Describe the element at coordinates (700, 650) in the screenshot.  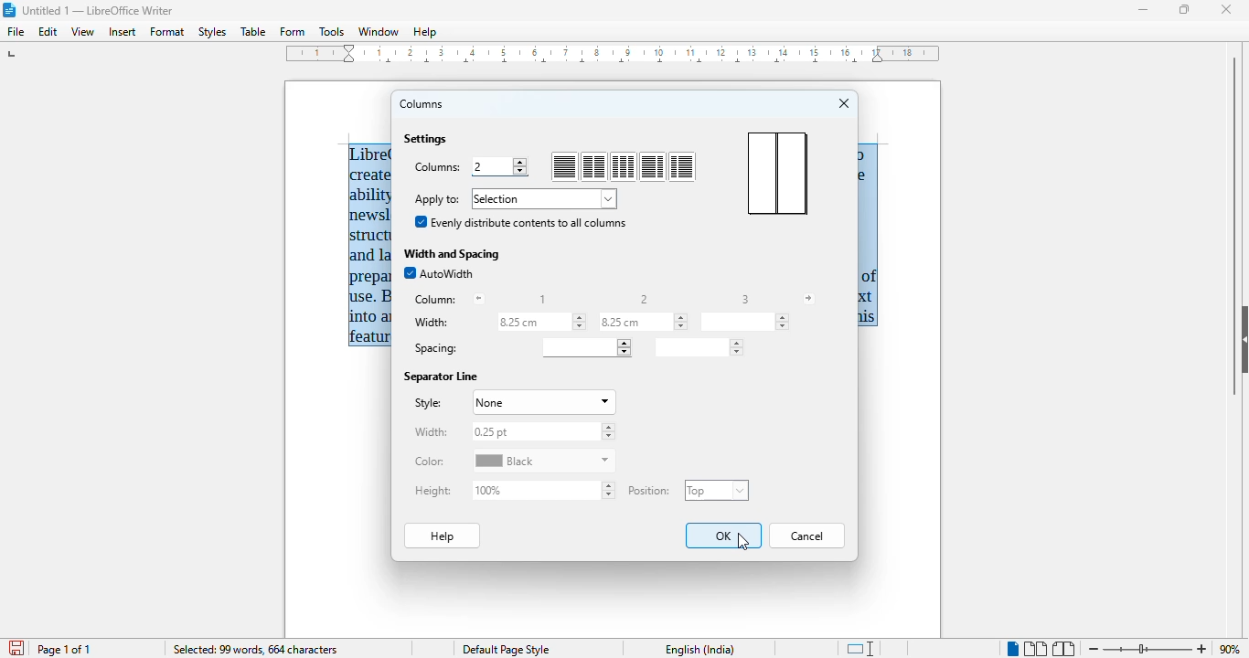
I see `English (India)` at that location.